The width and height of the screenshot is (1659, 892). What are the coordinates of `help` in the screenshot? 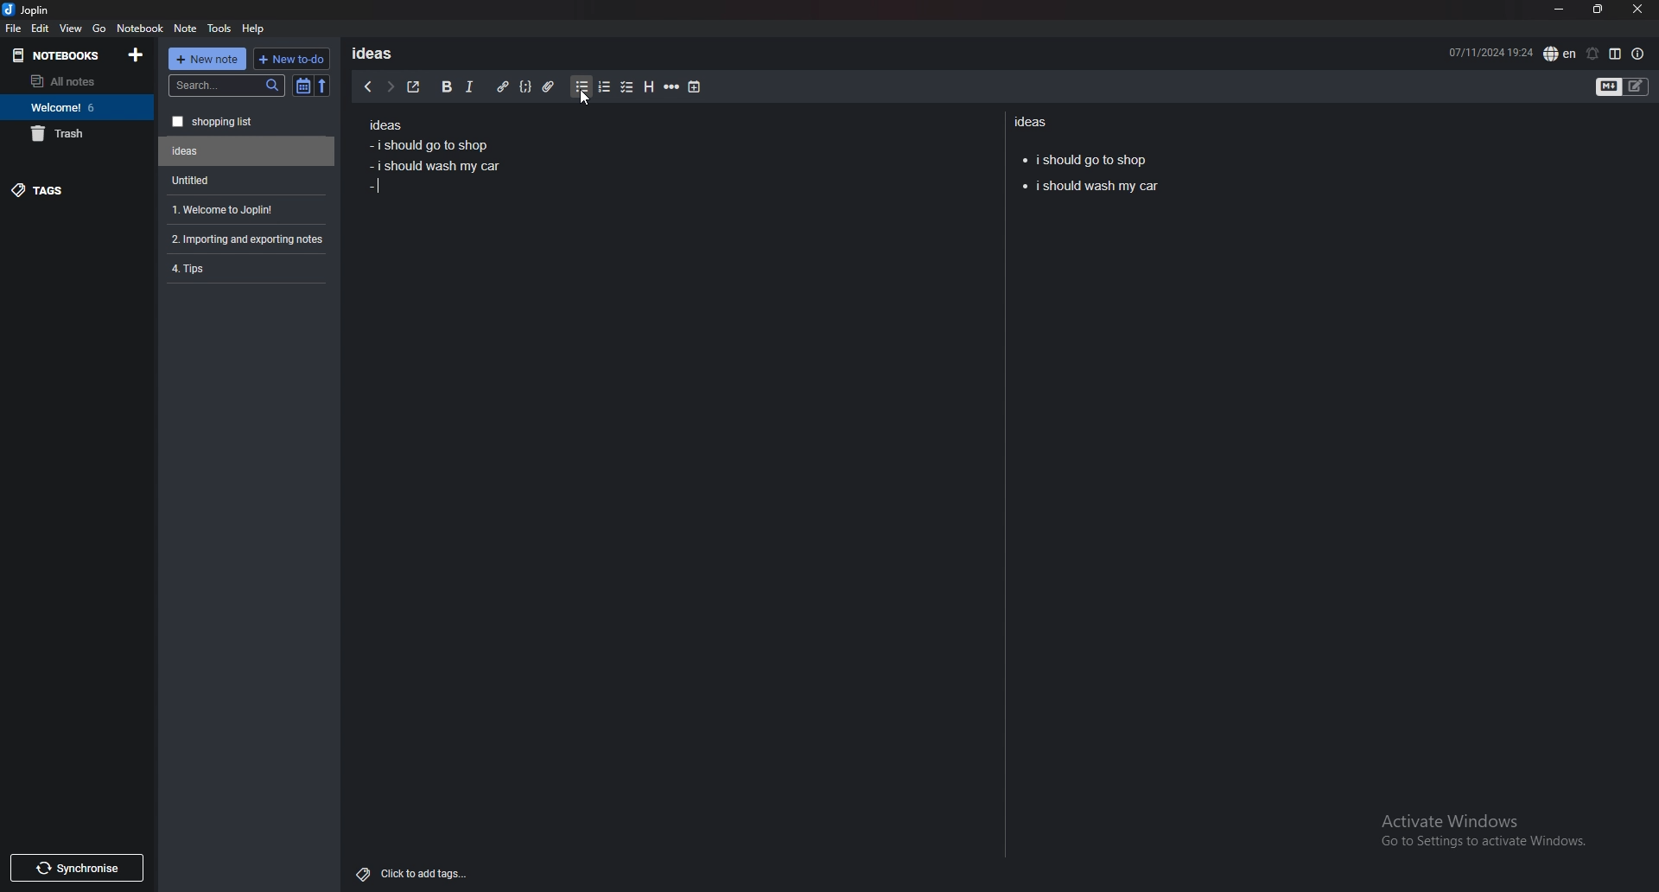 It's located at (254, 28).